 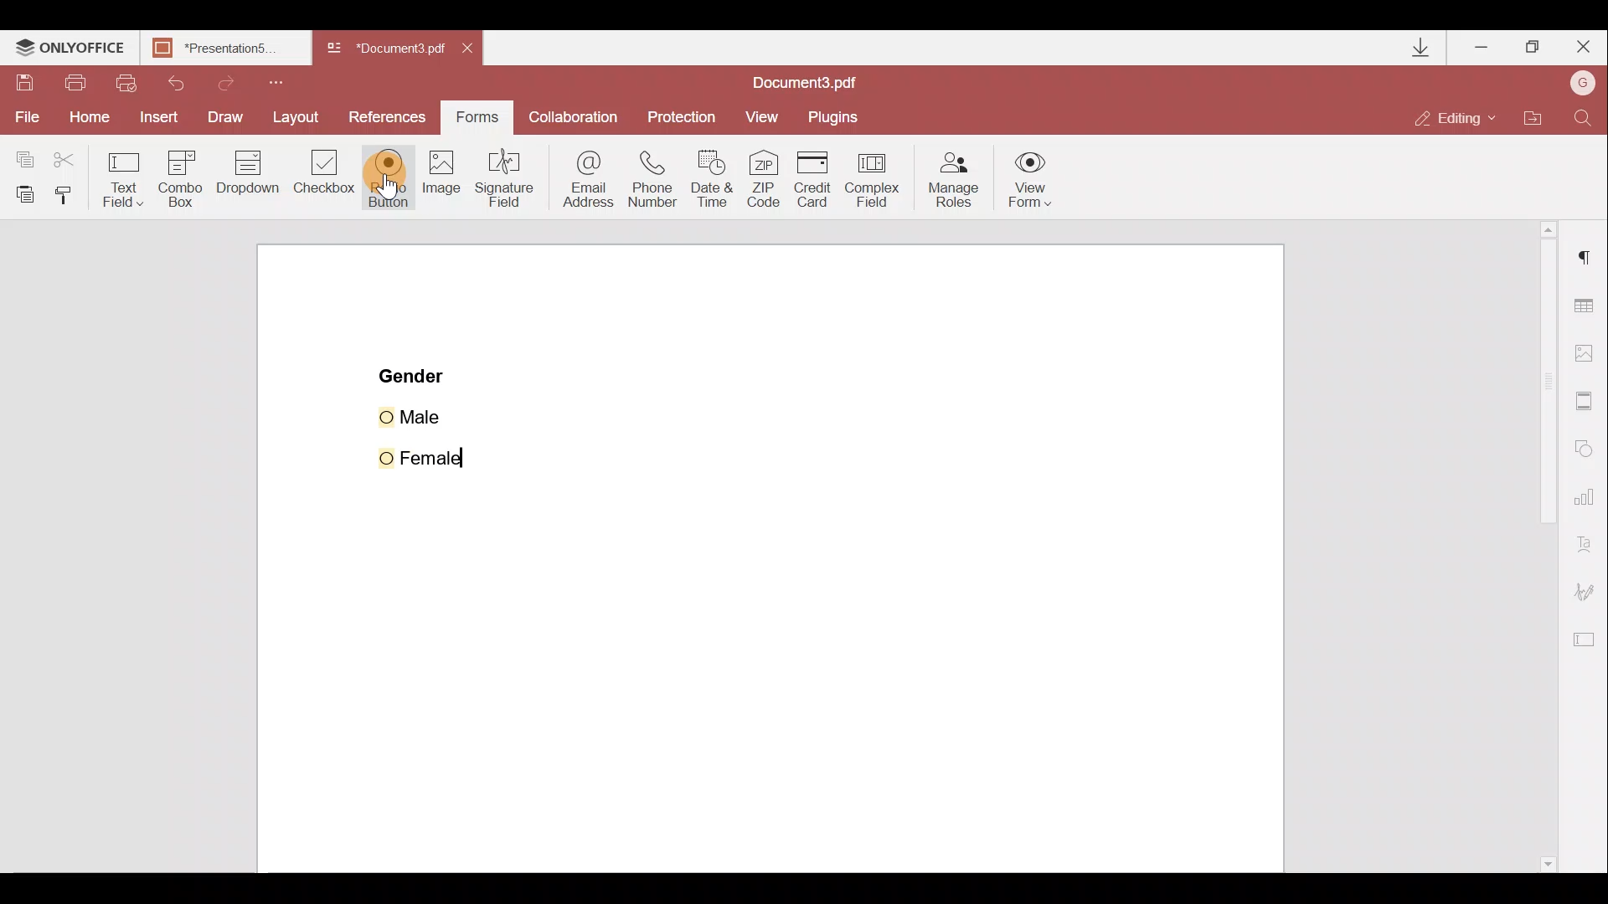 What do you see at coordinates (1588, 450) in the screenshot?
I see `Shapes settings` at bounding box center [1588, 450].